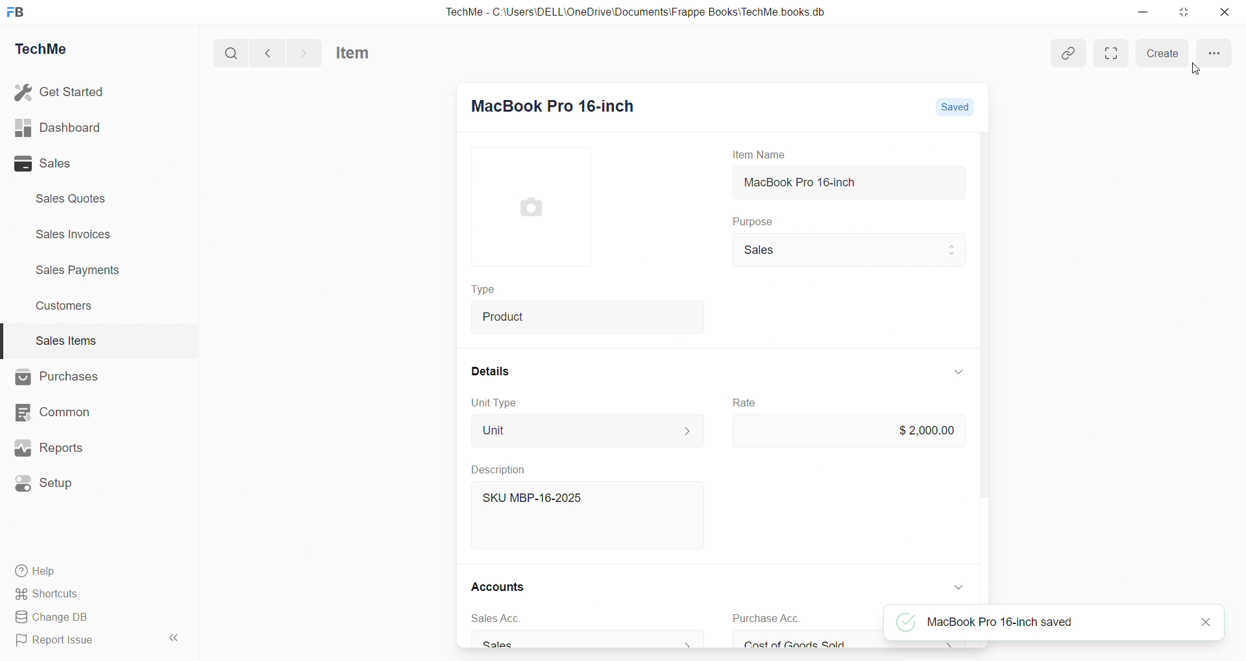 This screenshot has height=661, width=1246. Describe the element at coordinates (66, 307) in the screenshot. I see `Customers` at that location.